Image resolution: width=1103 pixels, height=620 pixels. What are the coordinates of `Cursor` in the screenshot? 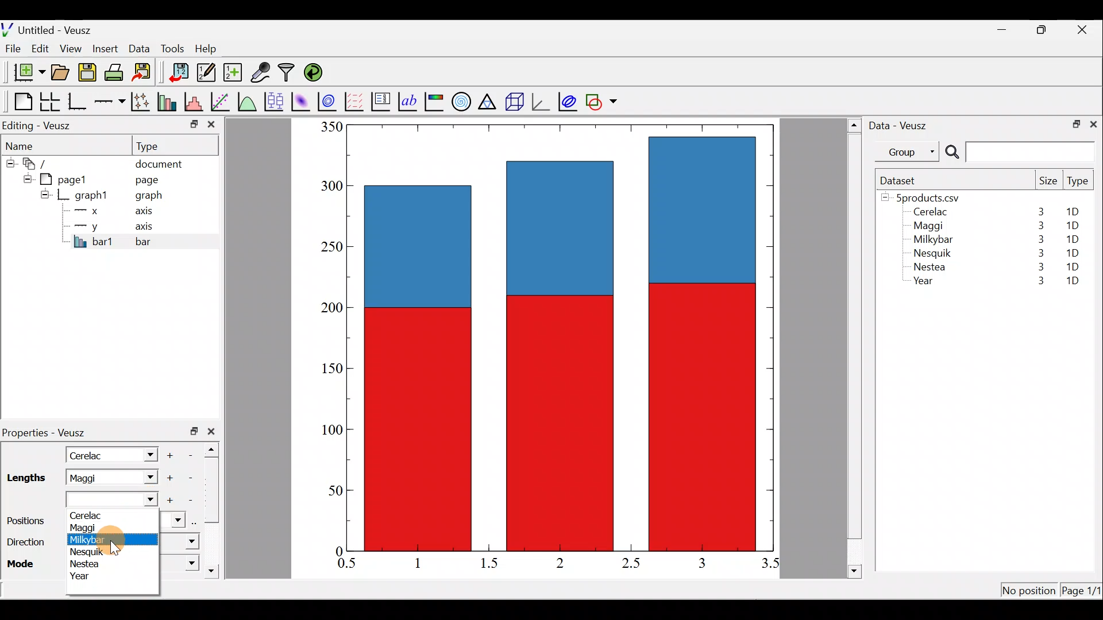 It's located at (125, 540).